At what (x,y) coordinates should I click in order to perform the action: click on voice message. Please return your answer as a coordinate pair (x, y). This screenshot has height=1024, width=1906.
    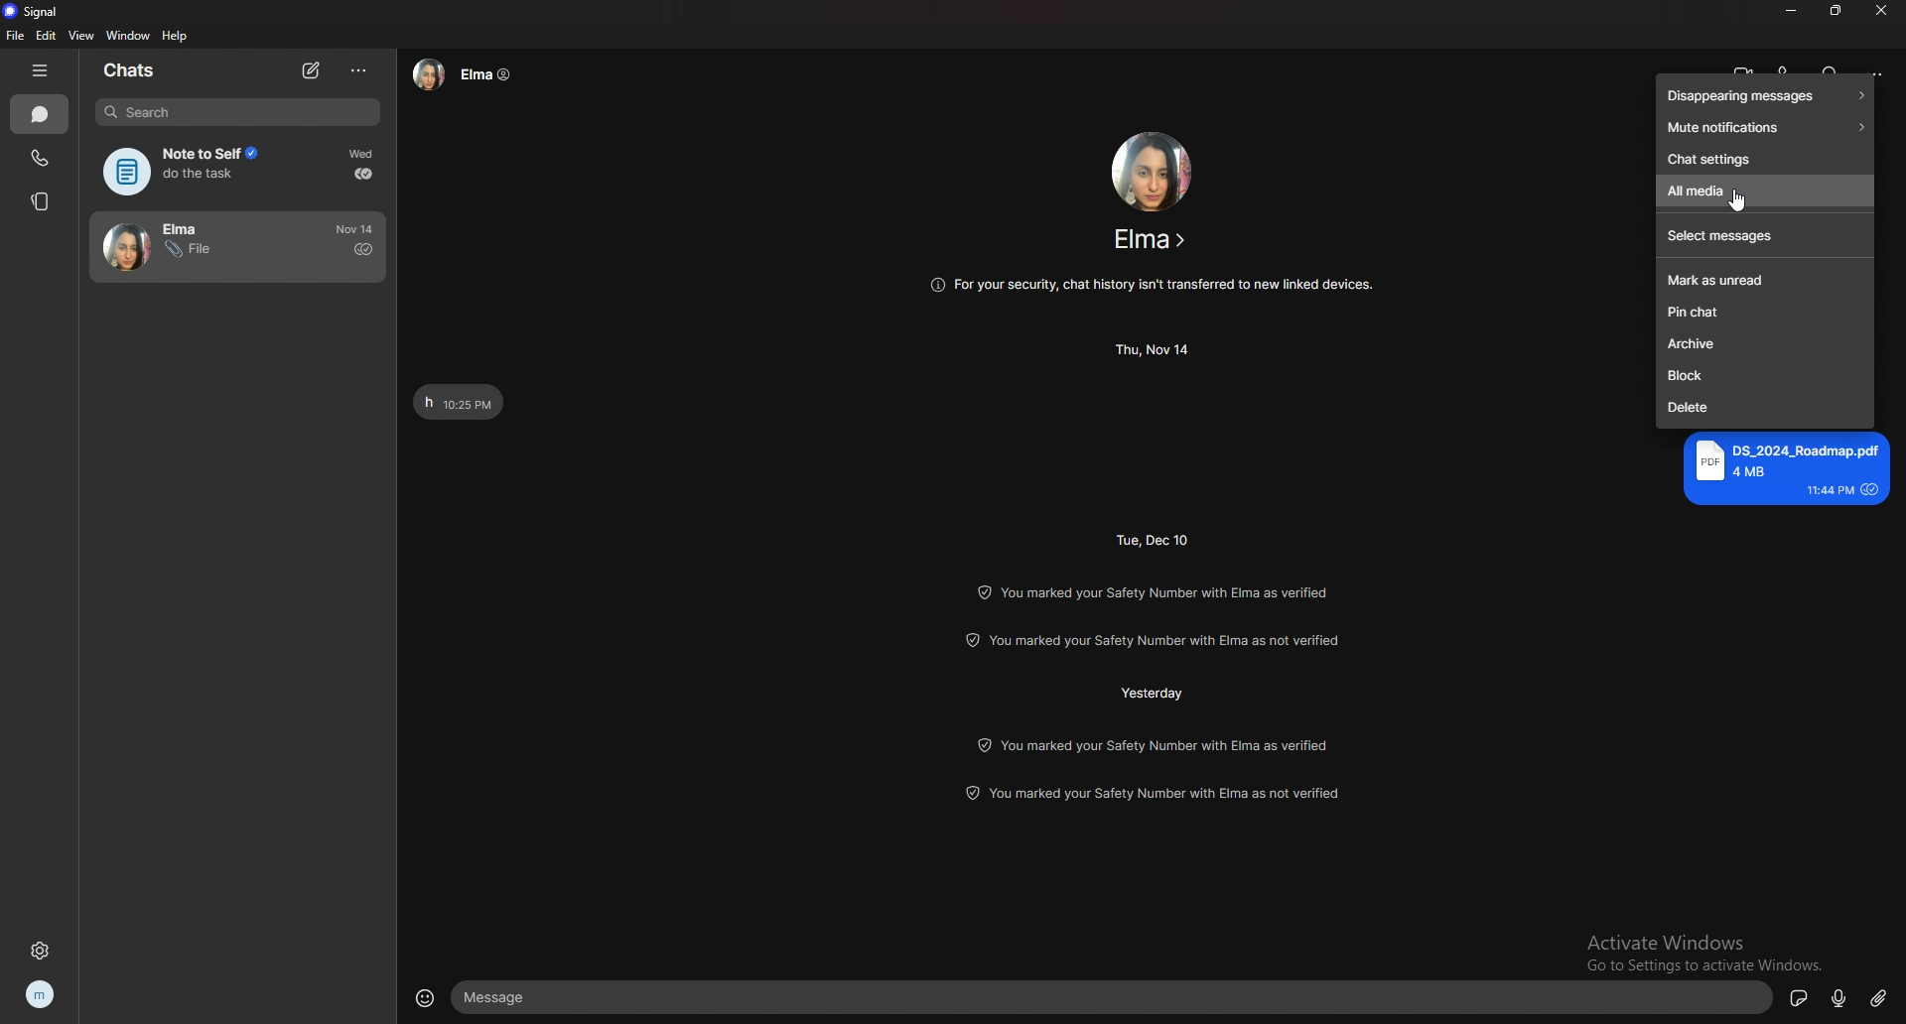
    Looking at the image, I should click on (1838, 996).